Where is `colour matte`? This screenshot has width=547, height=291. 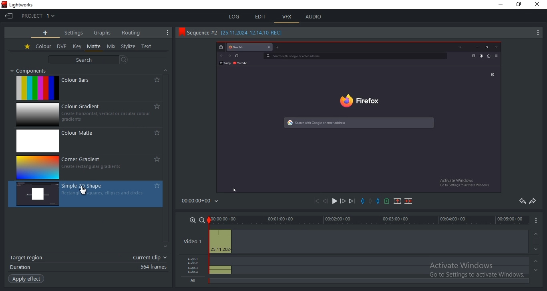 colour matte is located at coordinates (90, 141).